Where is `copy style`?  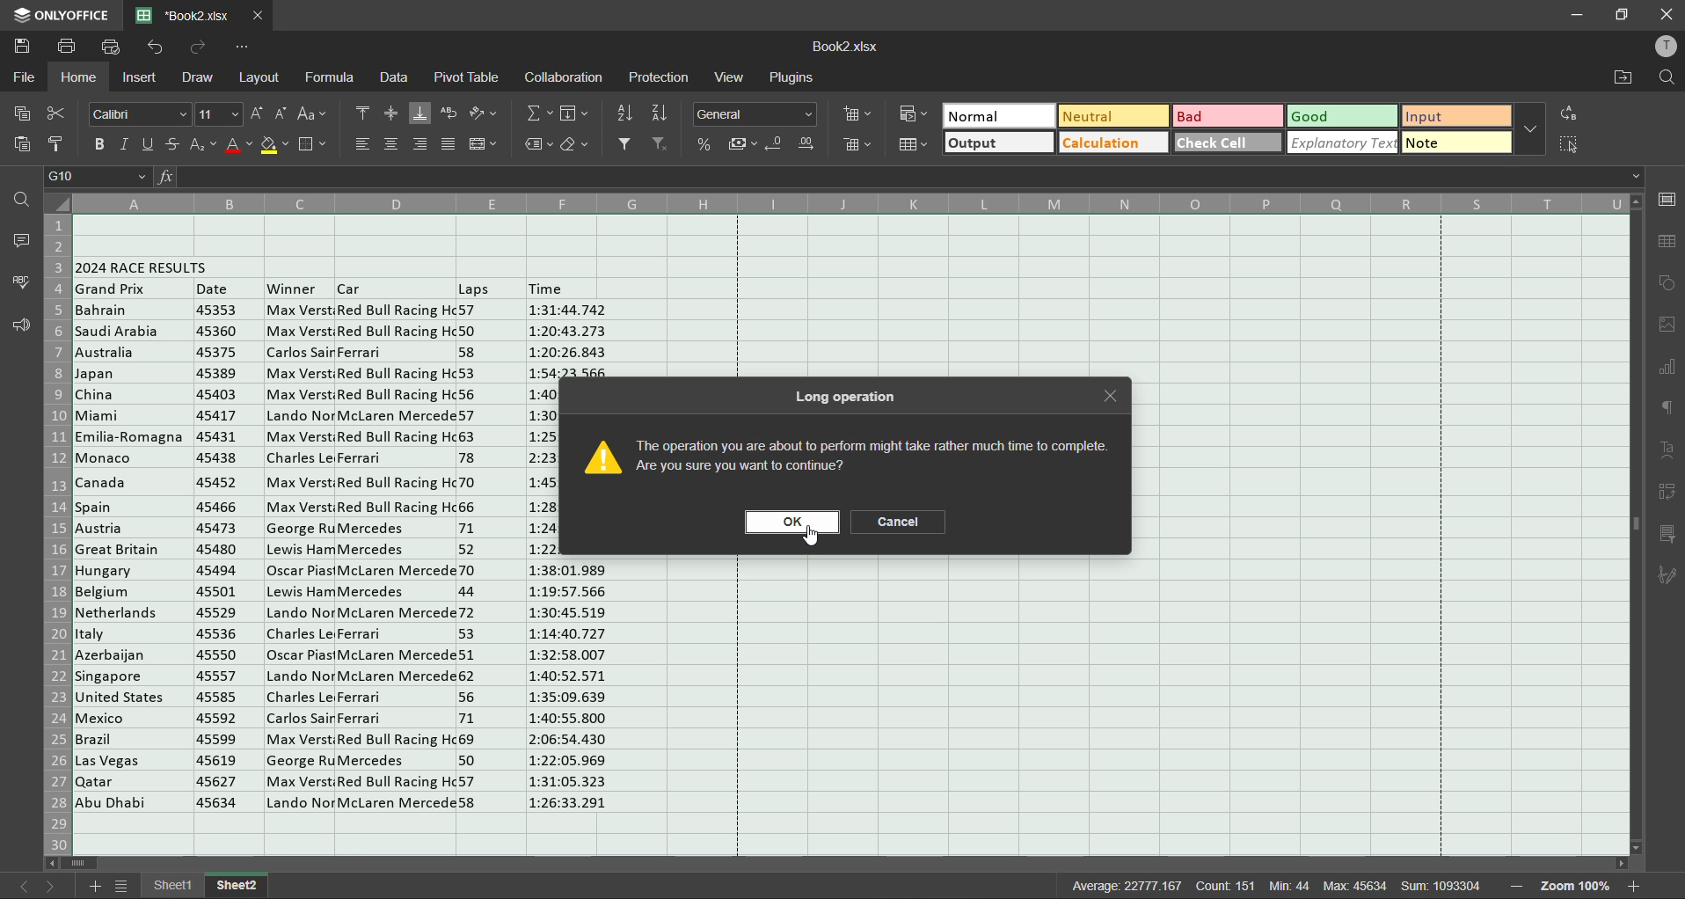
copy style is located at coordinates (57, 142).